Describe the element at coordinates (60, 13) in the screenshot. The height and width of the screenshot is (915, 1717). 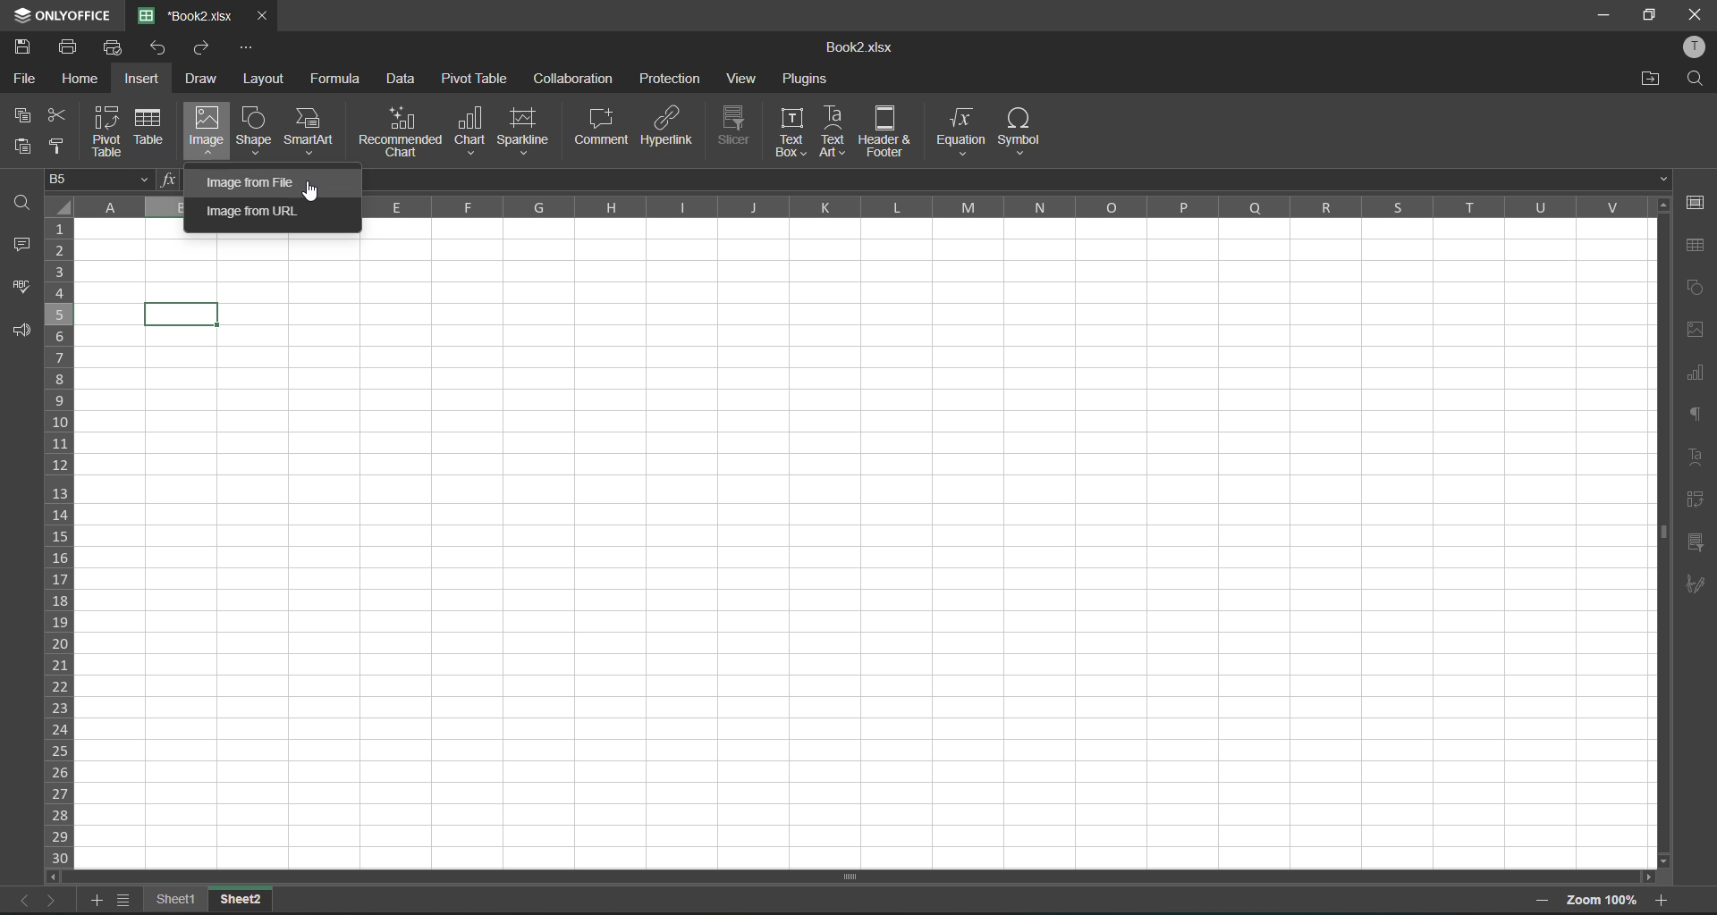
I see `ONLY OFFICE` at that location.